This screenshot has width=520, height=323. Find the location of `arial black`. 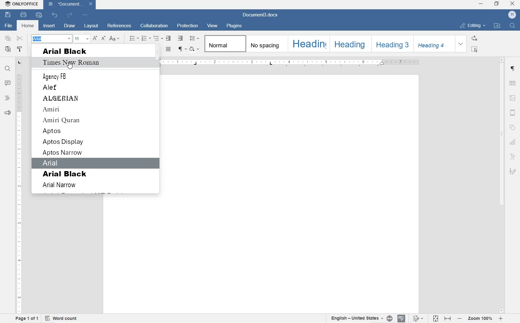

arial black is located at coordinates (68, 174).